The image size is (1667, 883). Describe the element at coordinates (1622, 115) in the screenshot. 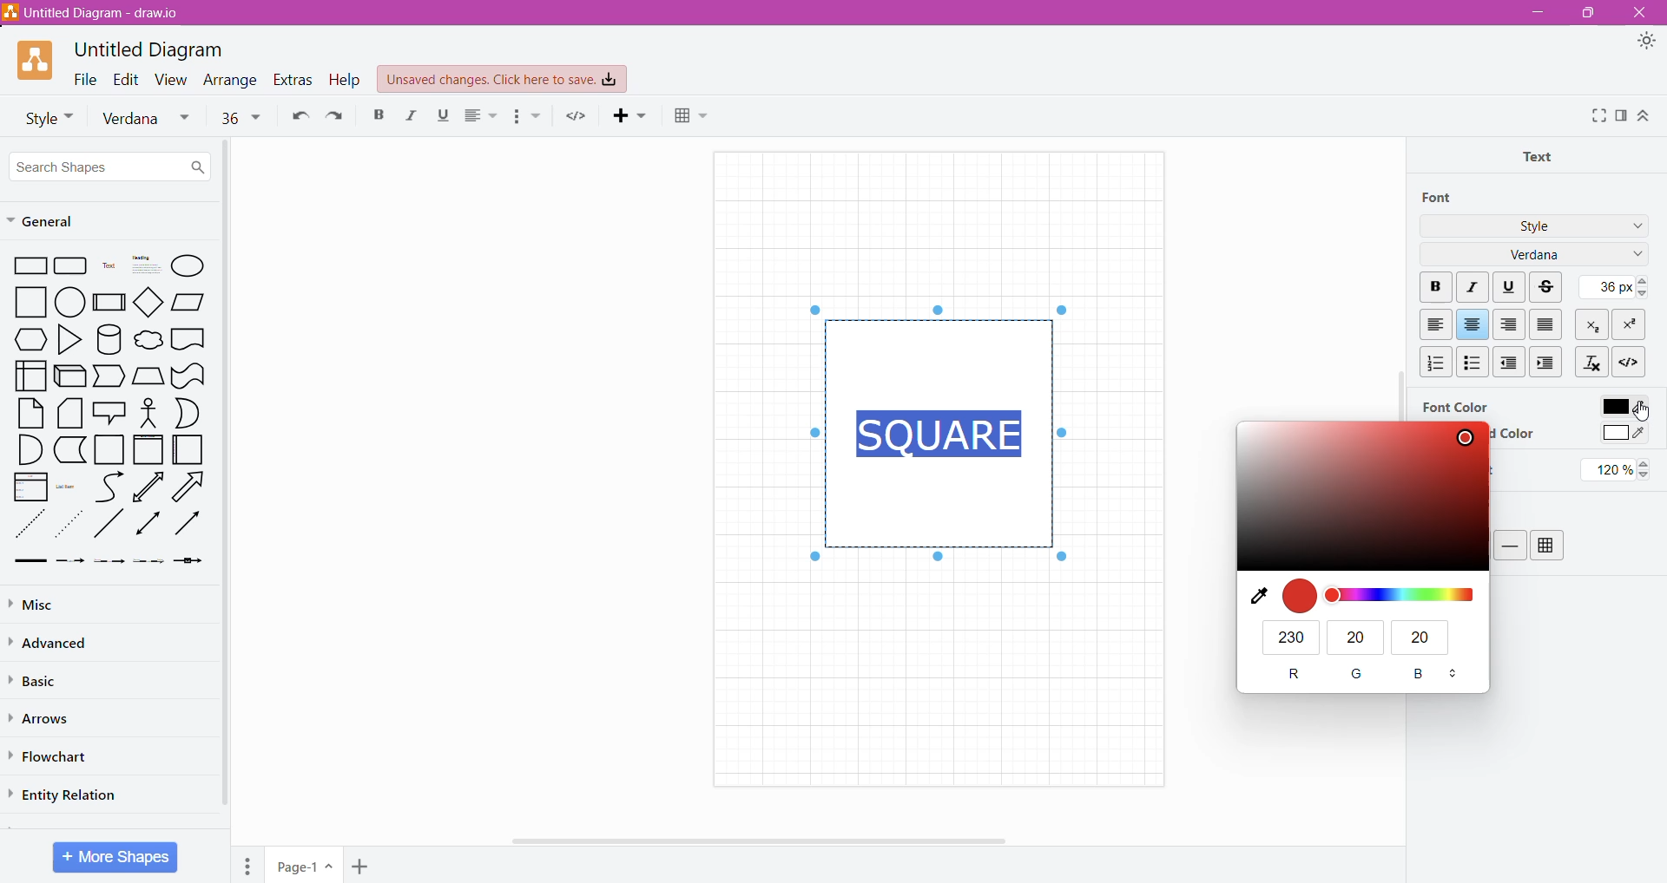

I see `Format` at that location.